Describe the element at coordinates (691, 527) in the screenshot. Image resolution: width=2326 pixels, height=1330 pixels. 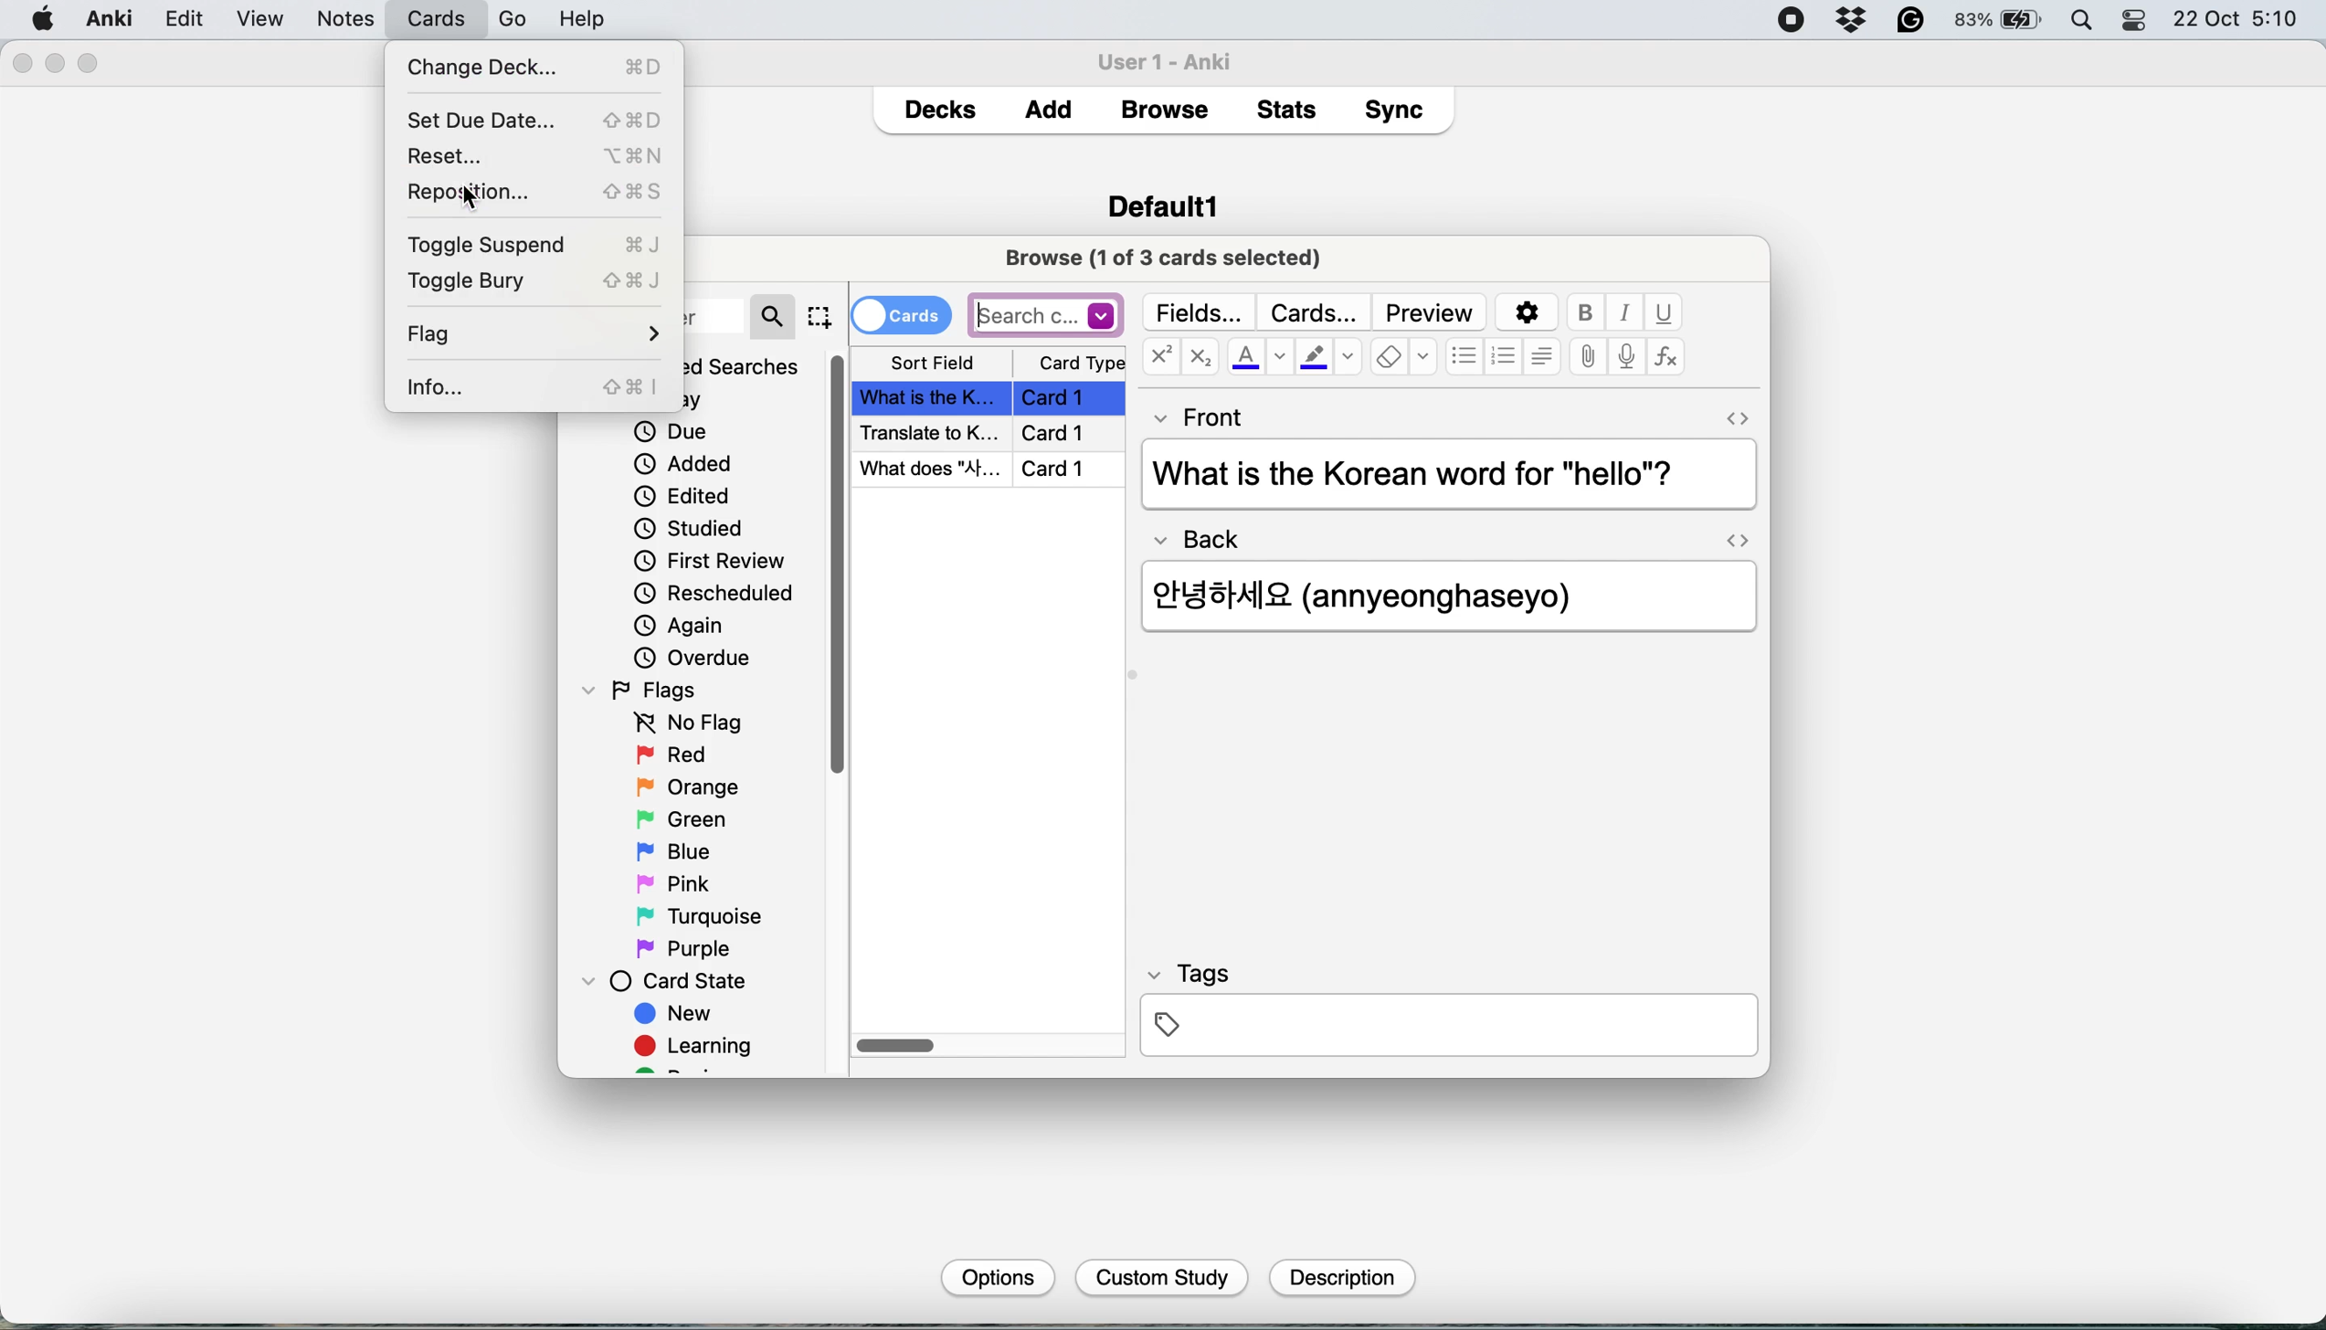
I see `studied` at that location.